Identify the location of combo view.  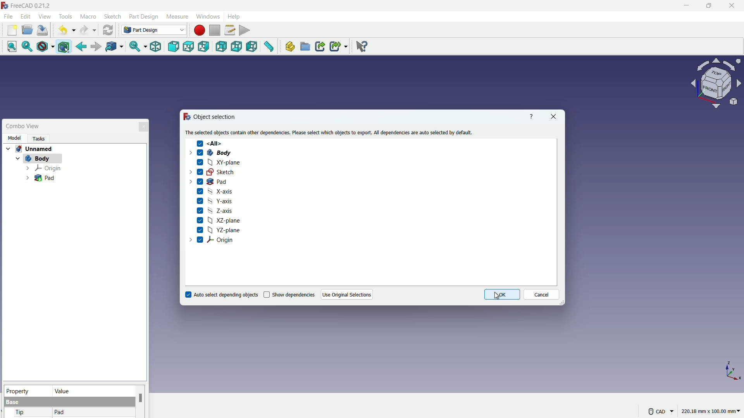
(23, 126).